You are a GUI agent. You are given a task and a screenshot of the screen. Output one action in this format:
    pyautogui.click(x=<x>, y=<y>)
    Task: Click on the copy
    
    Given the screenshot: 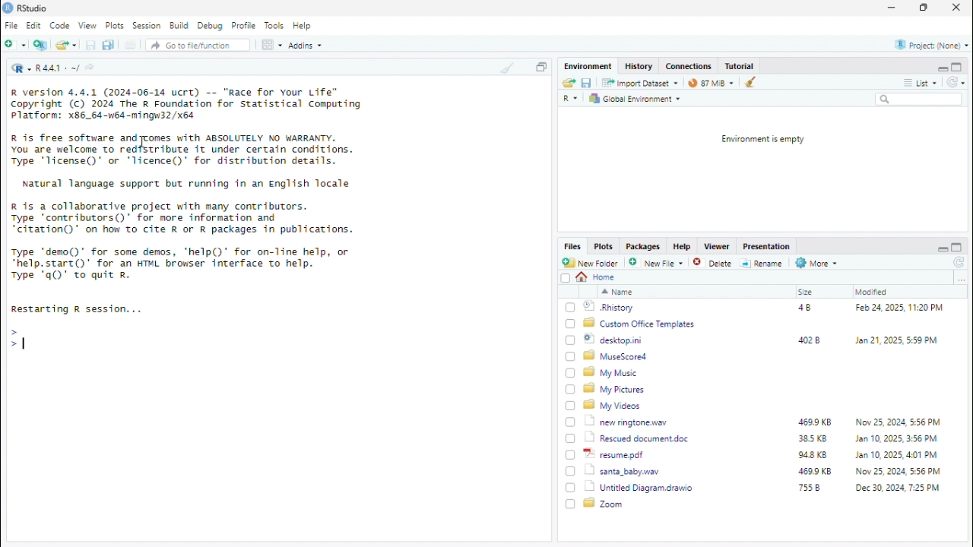 What is the action you would take?
    pyautogui.click(x=540, y=67)
    